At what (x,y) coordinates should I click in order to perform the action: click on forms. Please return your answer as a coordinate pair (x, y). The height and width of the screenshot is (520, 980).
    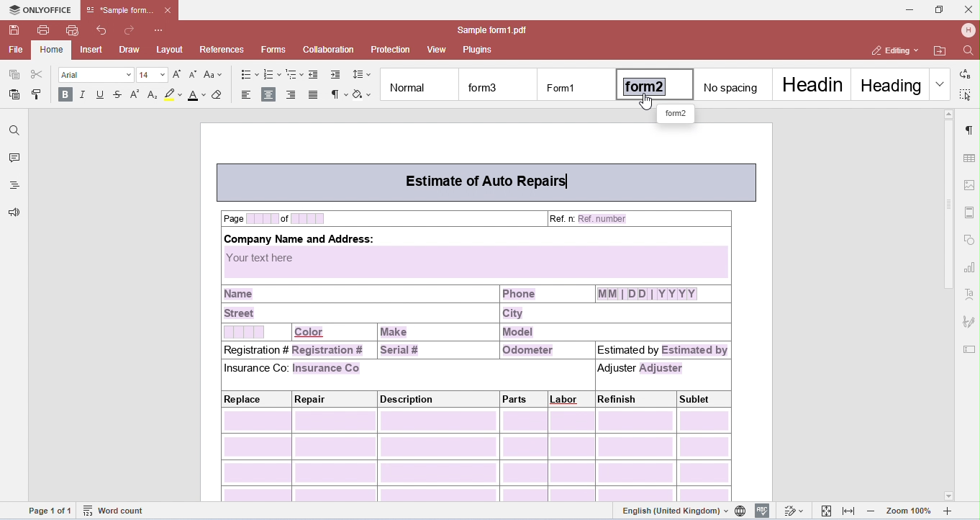
    Looking at the image, I should click on (274, 50).